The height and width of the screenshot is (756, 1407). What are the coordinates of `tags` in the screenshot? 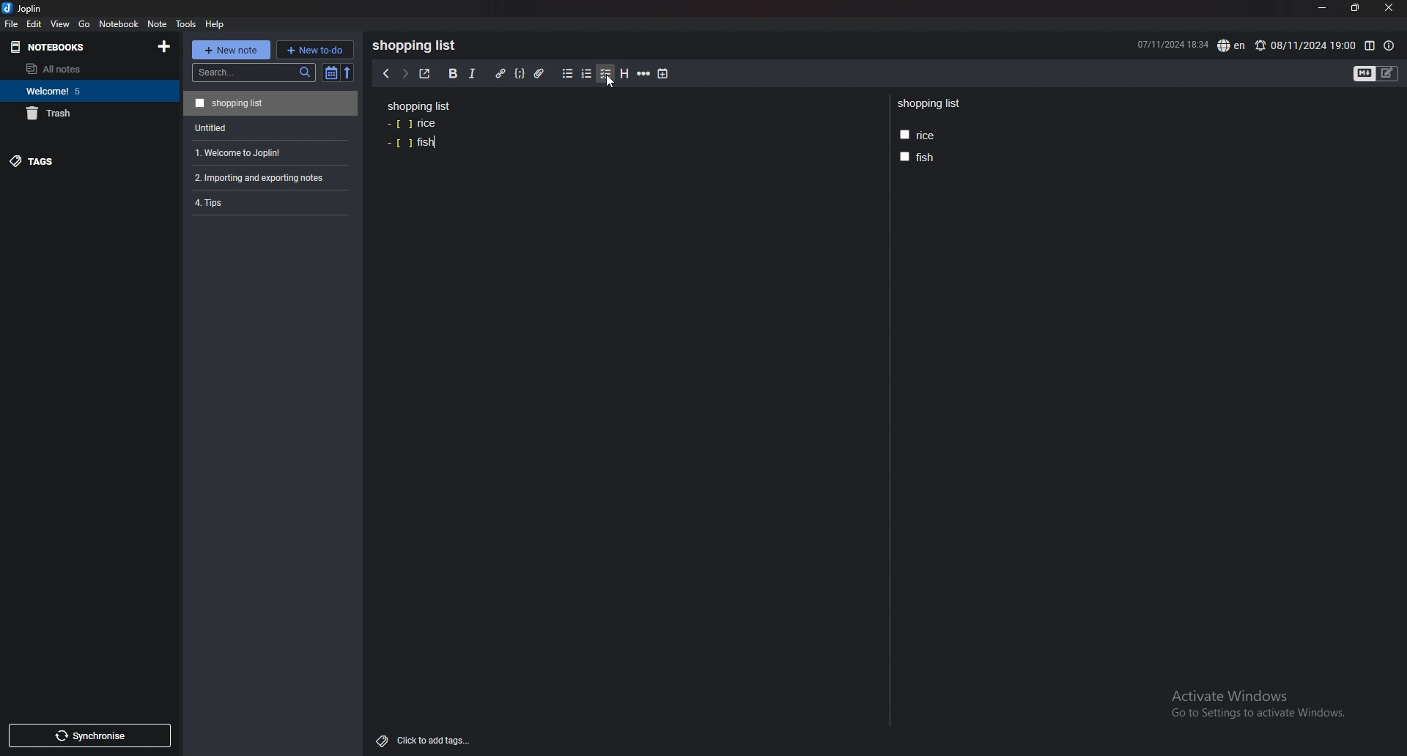 It's located at (78, 160).